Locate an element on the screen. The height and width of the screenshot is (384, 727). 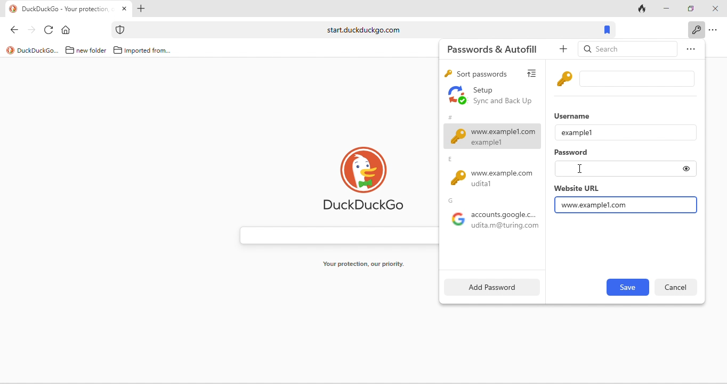
search is located at coordinates (628, 50).